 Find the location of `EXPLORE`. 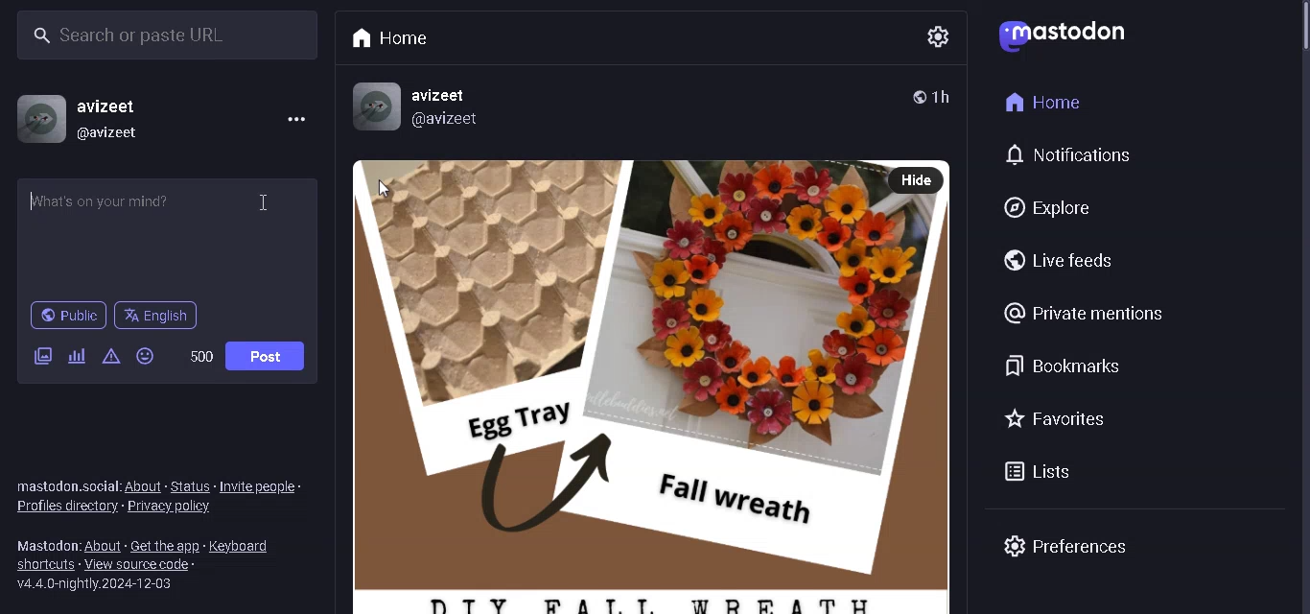

EXPLORE is located at coordinates (1046, 205).